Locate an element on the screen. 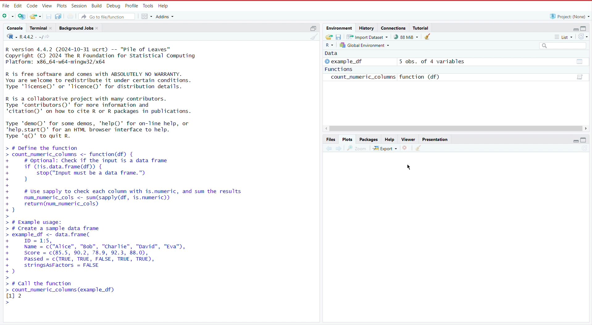  R is located at coordinates (330, 45).